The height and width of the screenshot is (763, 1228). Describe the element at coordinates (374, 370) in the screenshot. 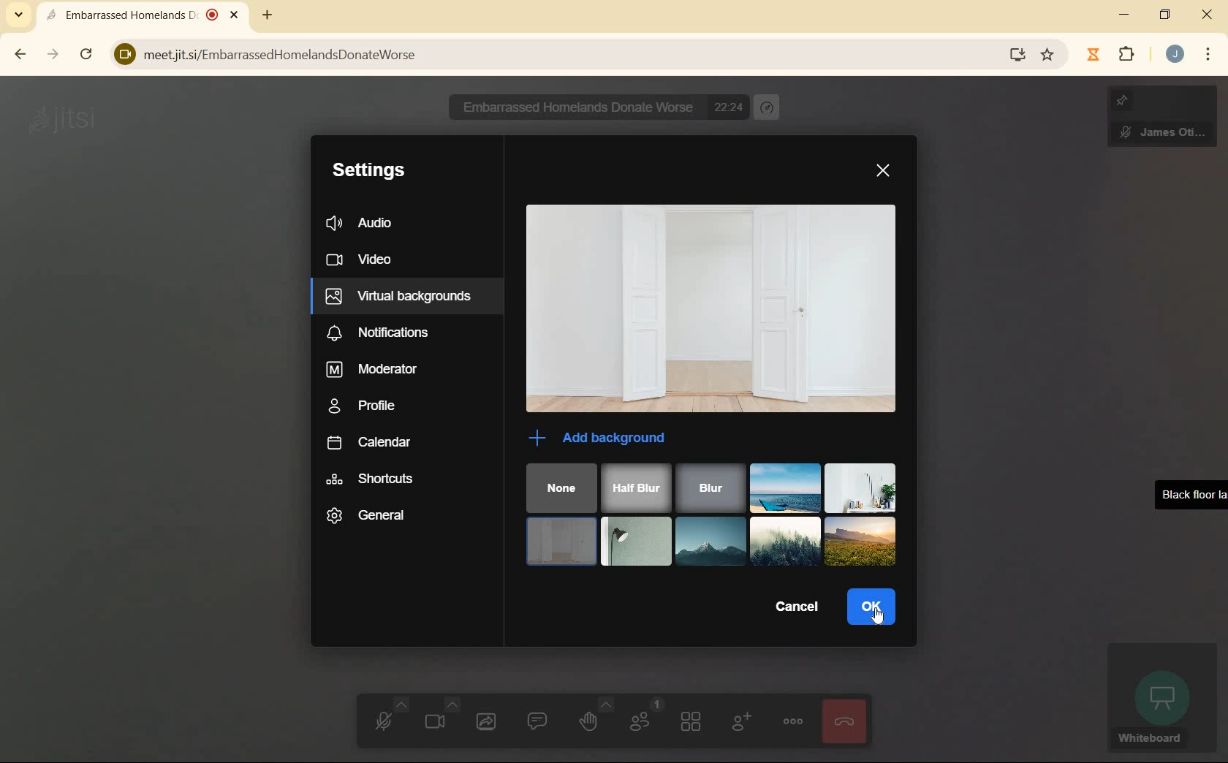

I see `moderator` at that location.